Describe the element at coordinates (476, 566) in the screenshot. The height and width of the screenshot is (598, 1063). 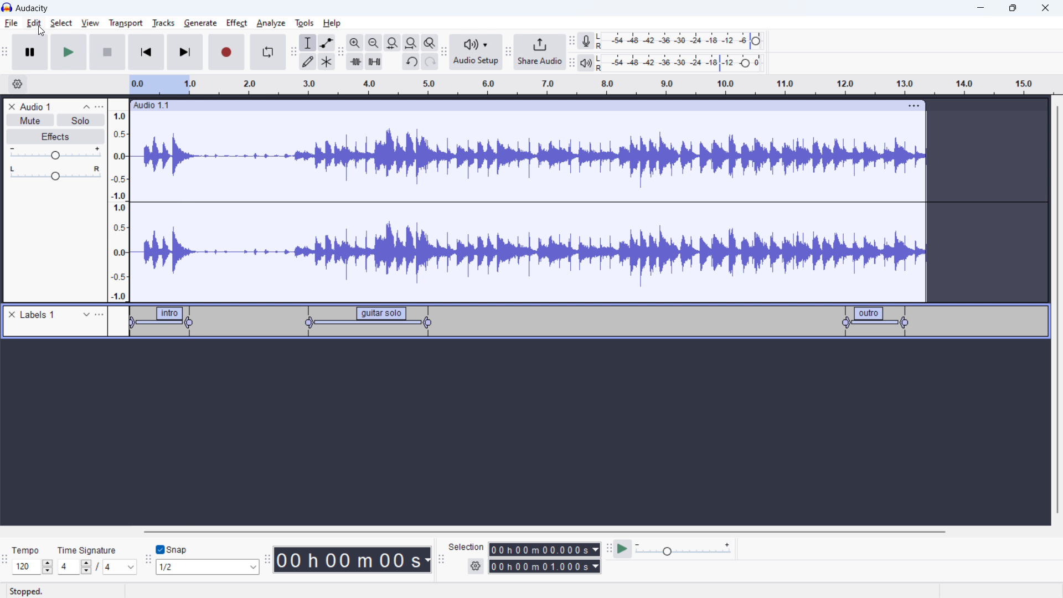
I see `selection settings` at that location.